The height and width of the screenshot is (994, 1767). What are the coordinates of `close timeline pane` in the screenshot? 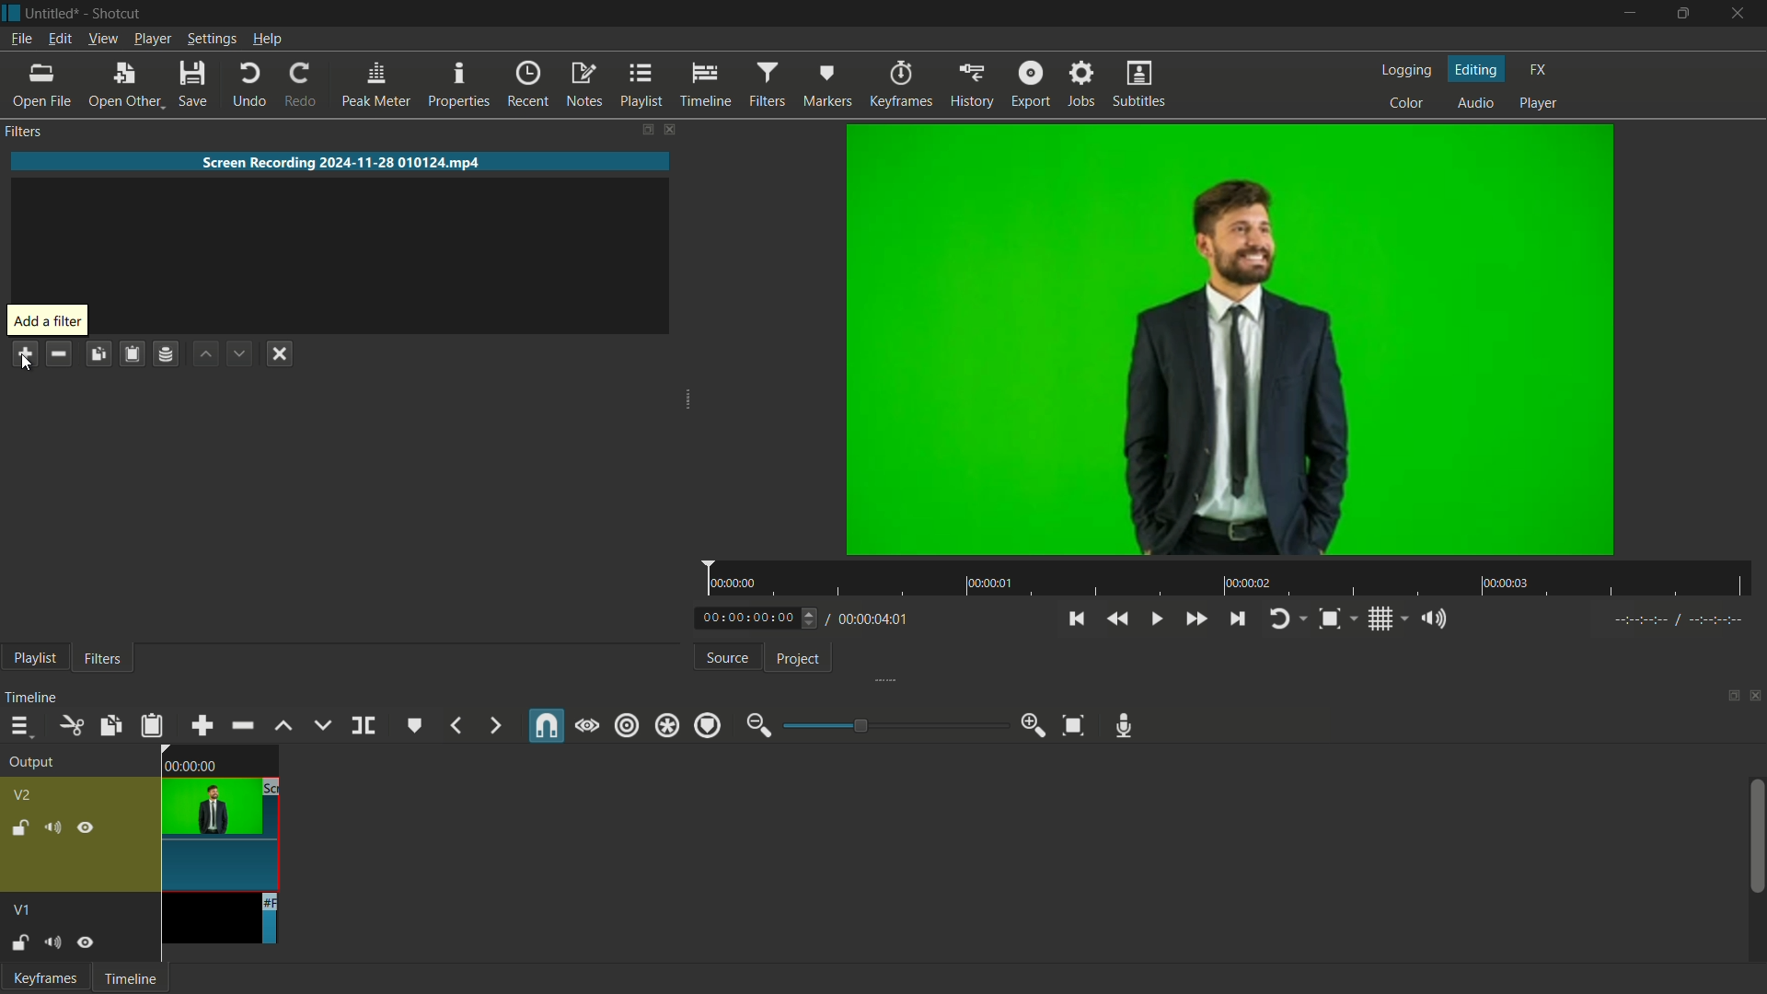 It's located at (1756, 696).